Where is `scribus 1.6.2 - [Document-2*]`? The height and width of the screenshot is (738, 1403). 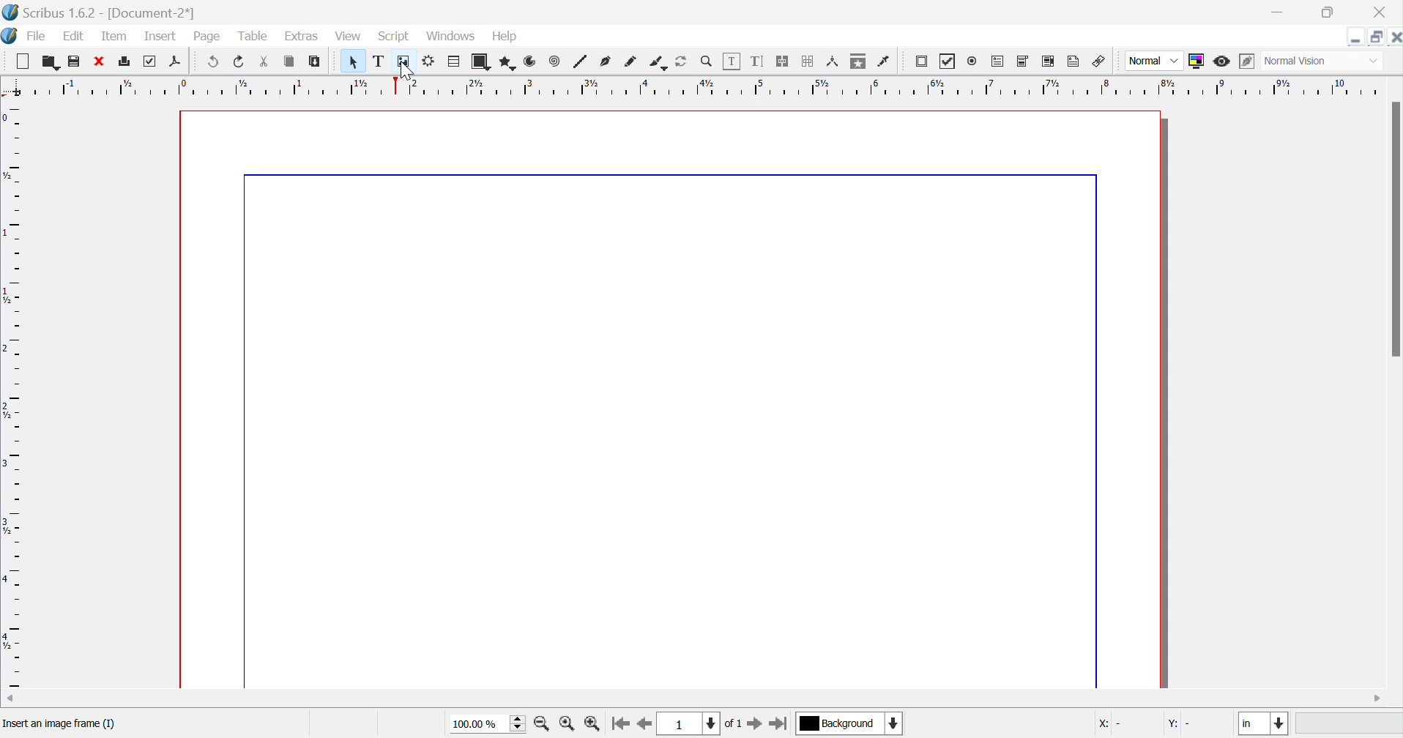
scribus 1.6.2 - [Document-2*] is located at coordinates (100, 13).